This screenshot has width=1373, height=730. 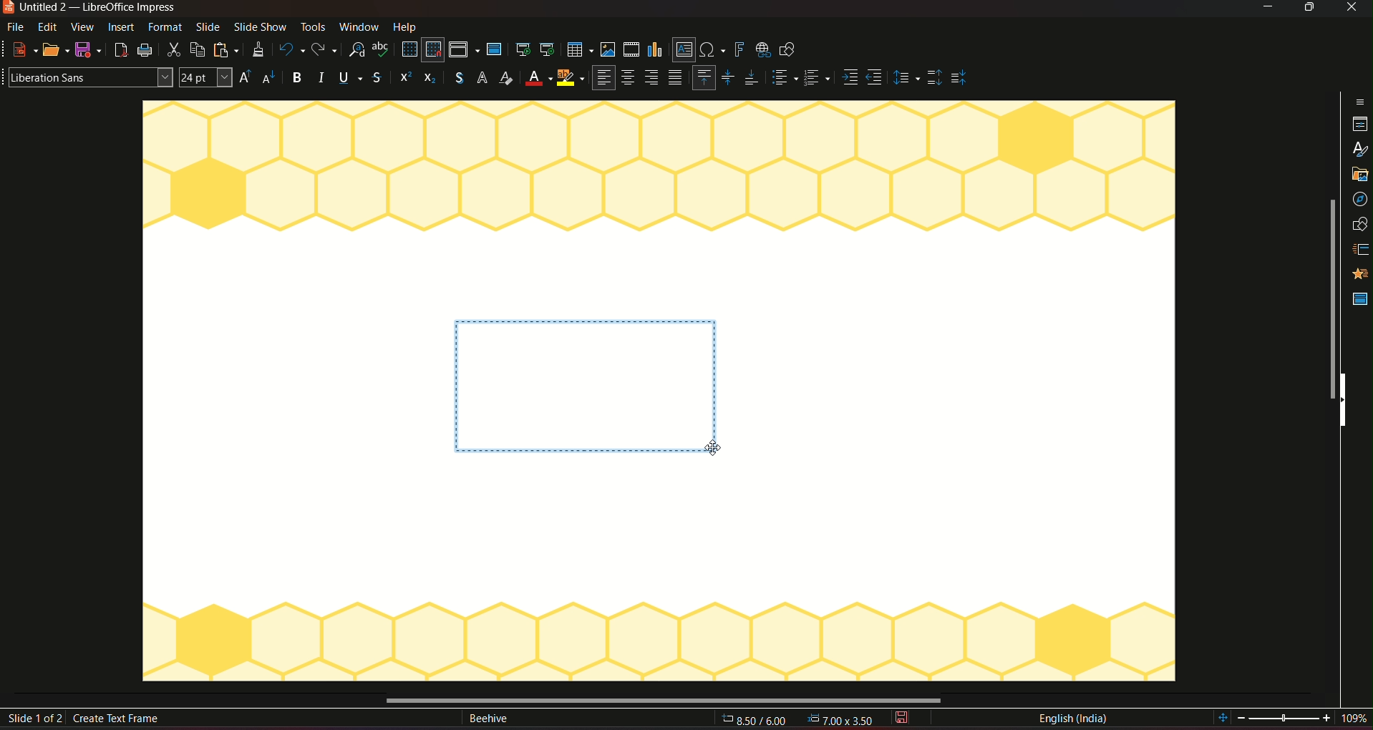 I want to click on close, so click(x=1351, y=9).